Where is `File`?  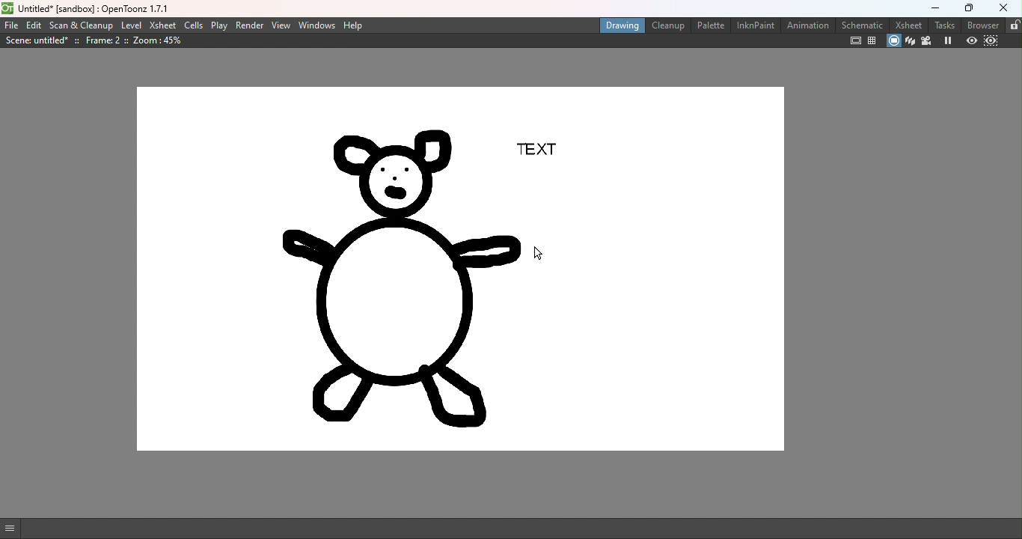
File is located at coordinates (11, 23).